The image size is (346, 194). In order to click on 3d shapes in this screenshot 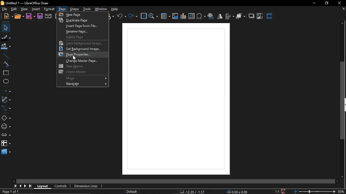, I will do `click(6, 153)`.